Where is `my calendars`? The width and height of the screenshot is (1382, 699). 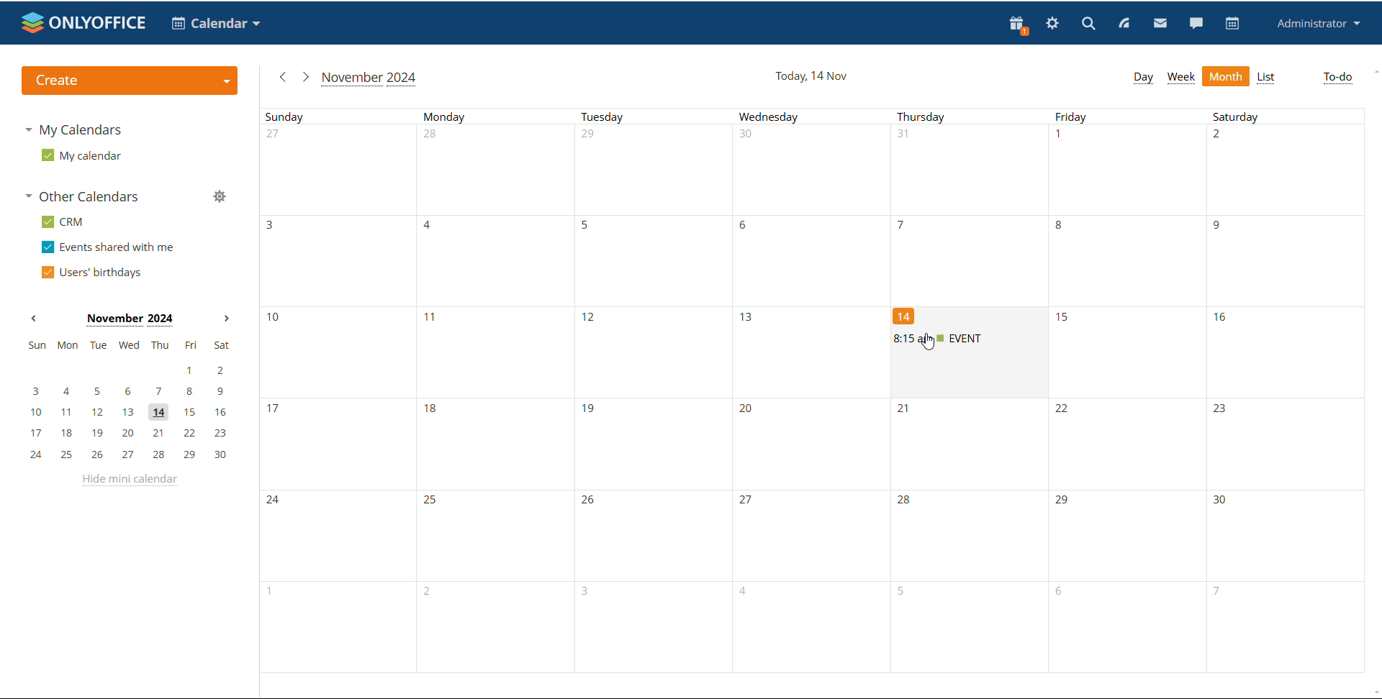
my calendars is located at coordinates (72, 131).